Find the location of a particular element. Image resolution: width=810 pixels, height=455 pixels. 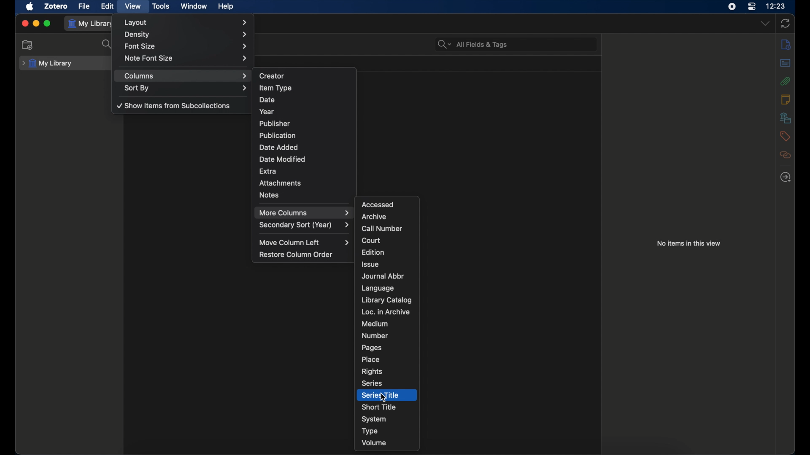

library catalog is located at coordinates (388, 300).